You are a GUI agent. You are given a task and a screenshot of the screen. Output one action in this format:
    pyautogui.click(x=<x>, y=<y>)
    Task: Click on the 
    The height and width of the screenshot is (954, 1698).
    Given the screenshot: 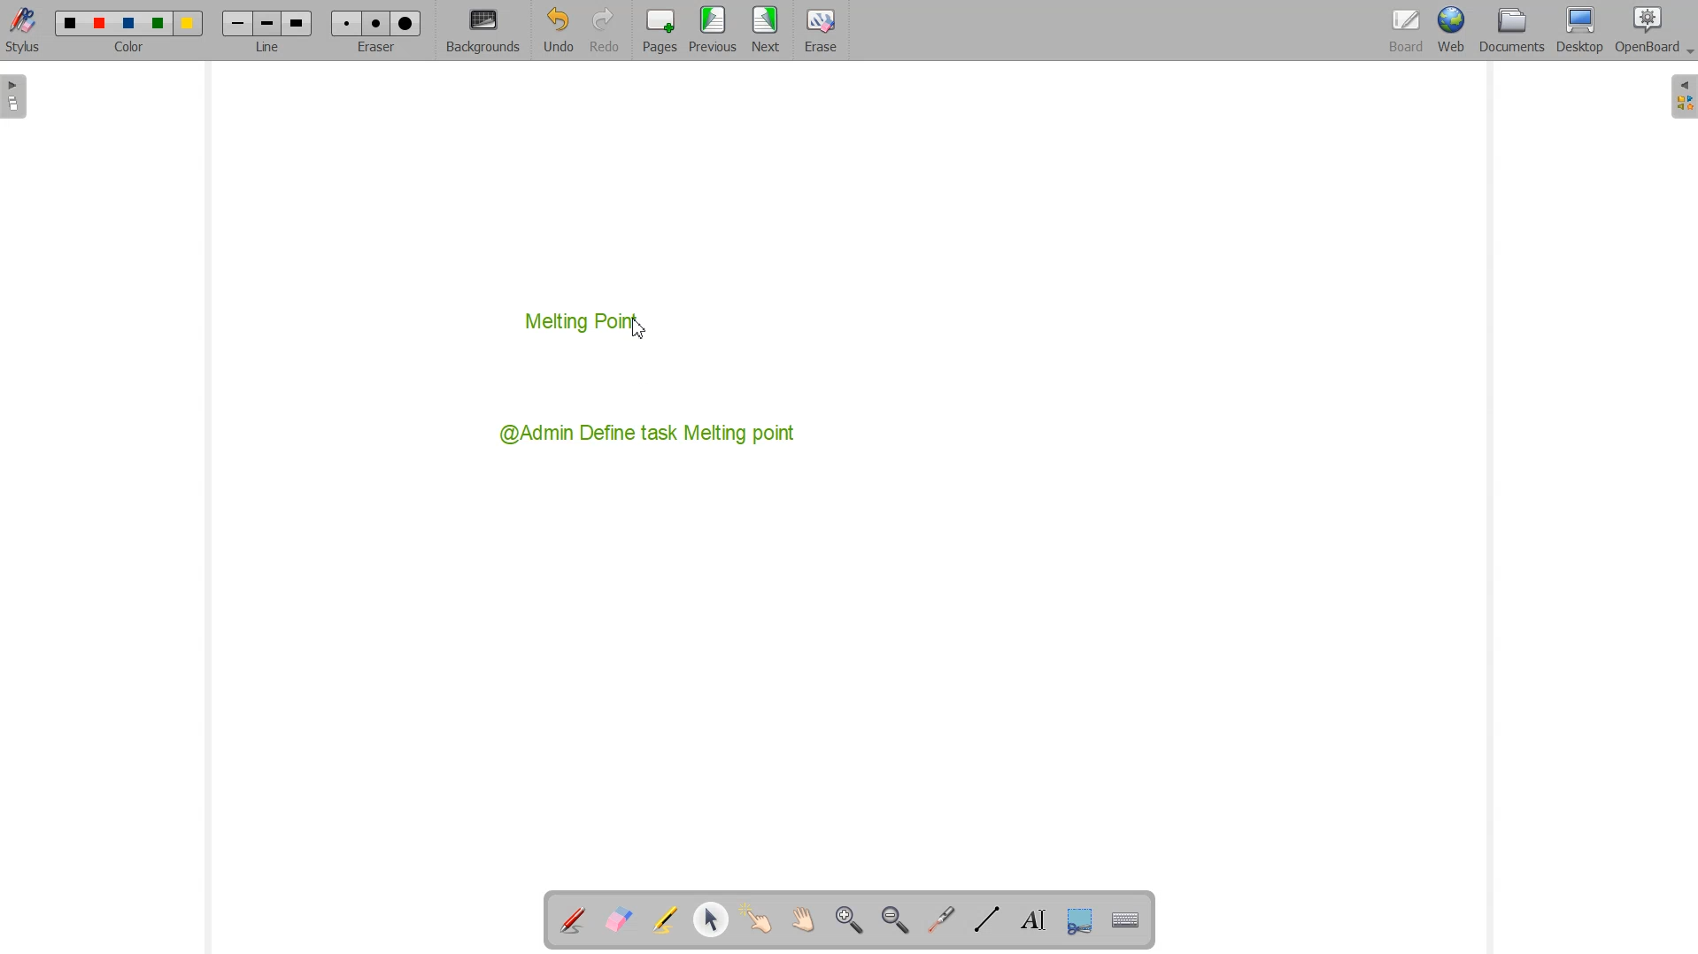 What is the action you would take?
    pyautogui.click(x=713, y=31)
    